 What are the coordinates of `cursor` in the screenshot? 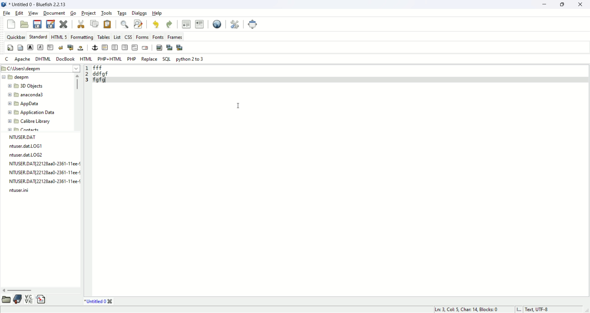 It's located at (238, 106).